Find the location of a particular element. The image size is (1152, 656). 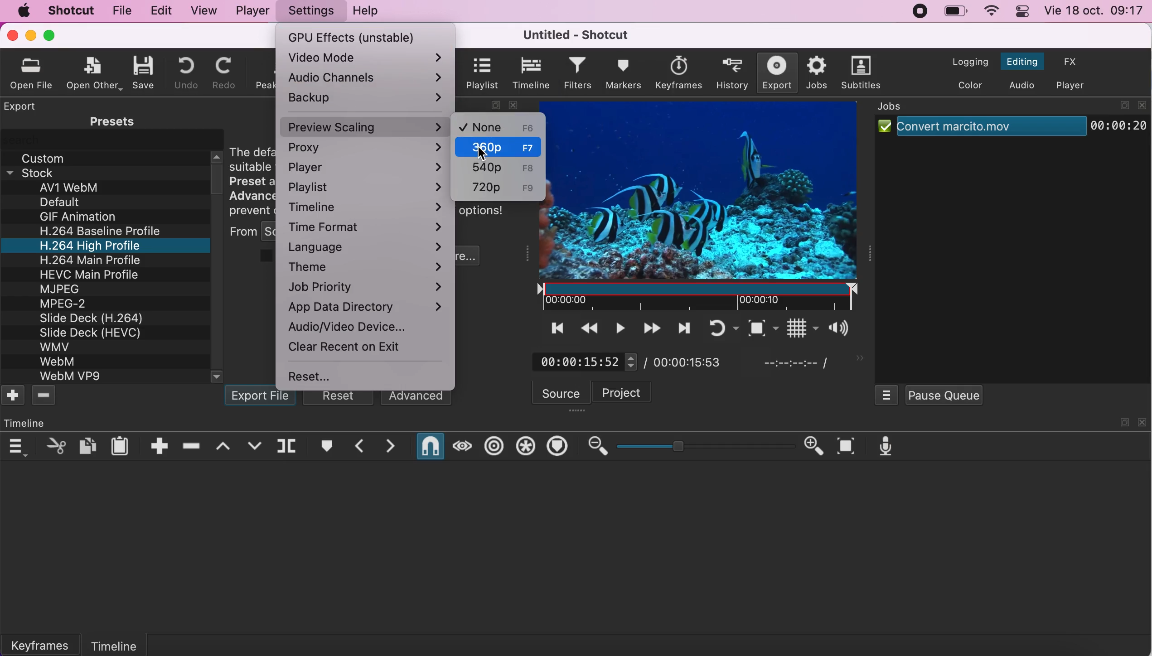

redo is located at coordinates (224, 73).